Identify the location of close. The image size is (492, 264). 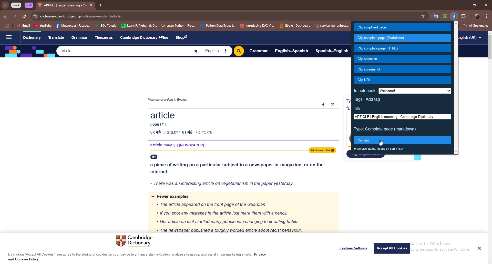
(486, 5).